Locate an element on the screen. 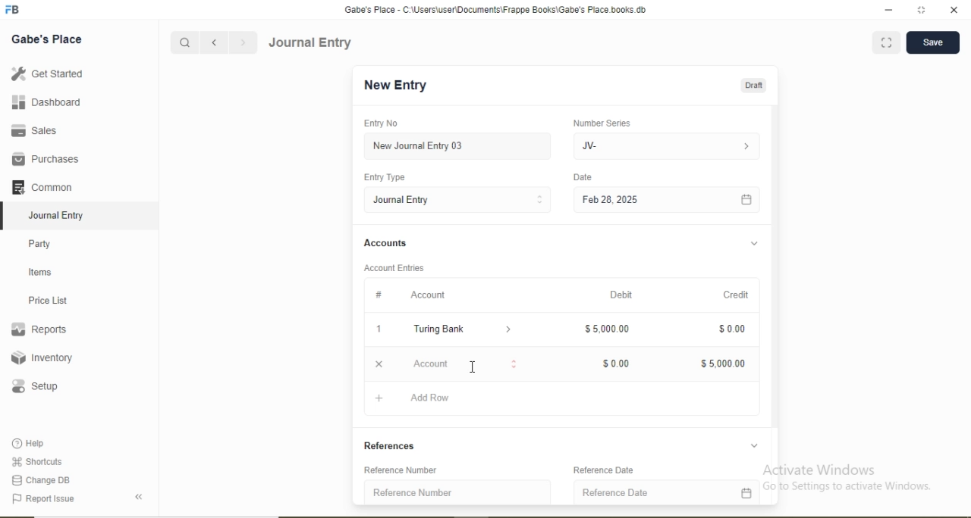 This screenshot has height=518, width=971. Back is located at coordinates (138, 497).